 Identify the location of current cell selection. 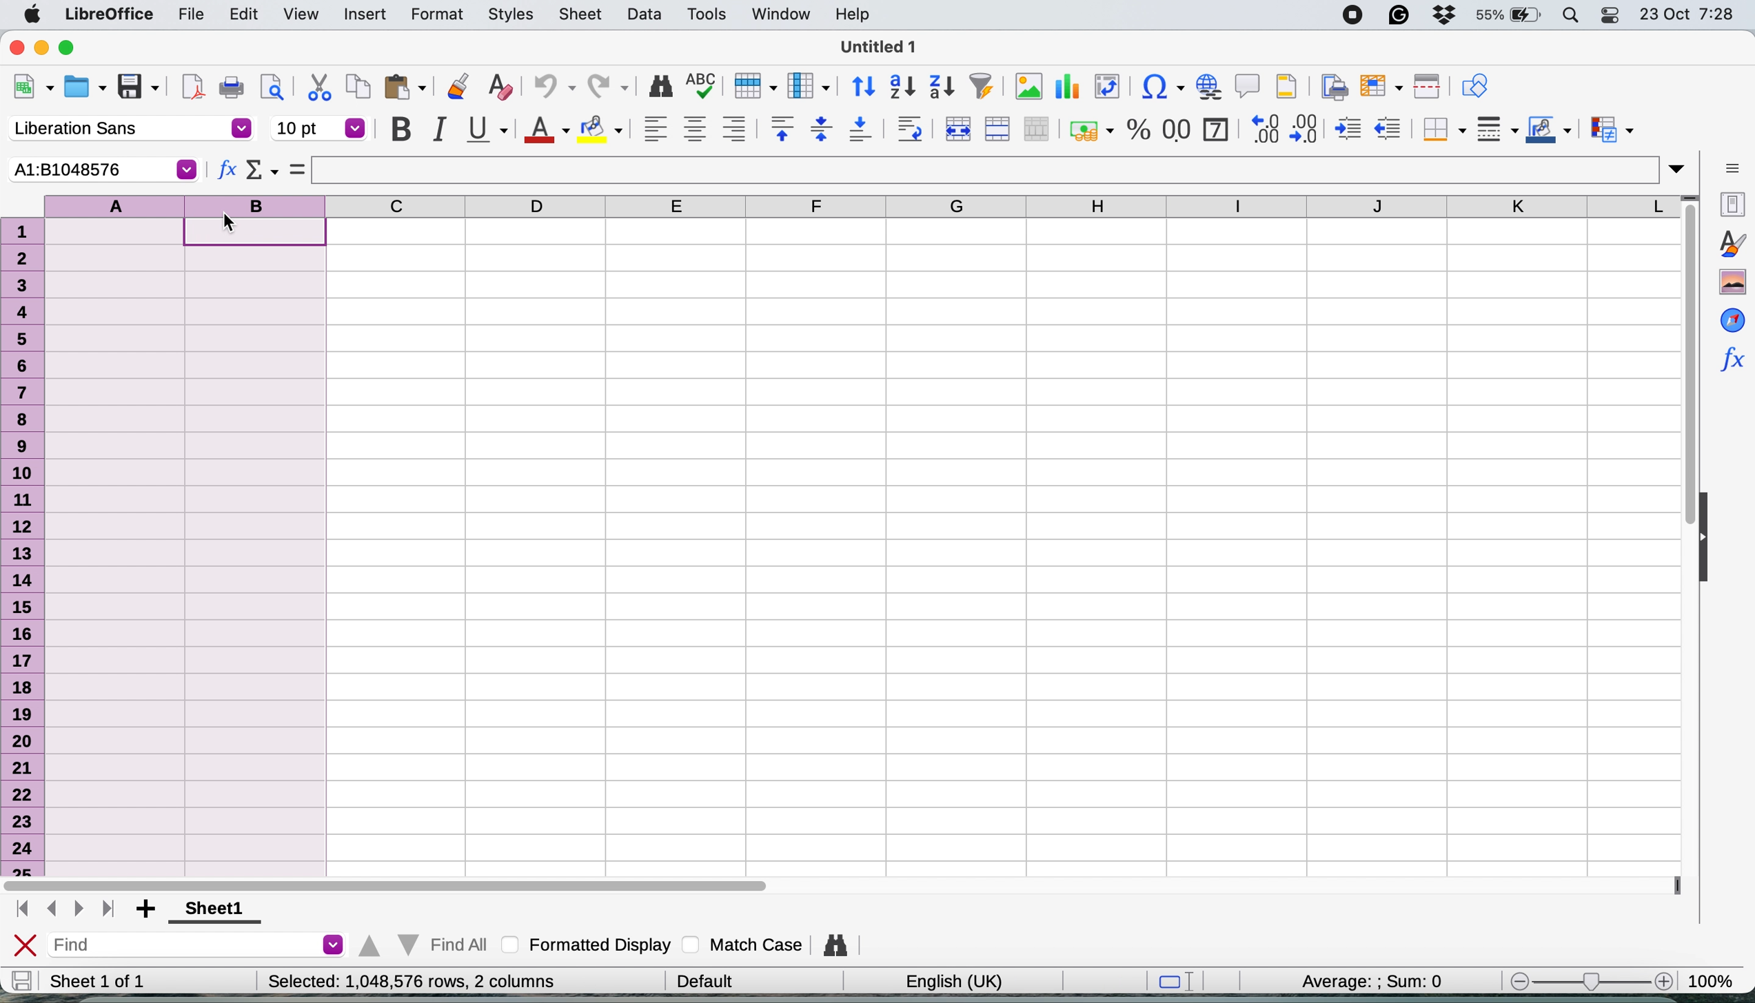
(99, 169).